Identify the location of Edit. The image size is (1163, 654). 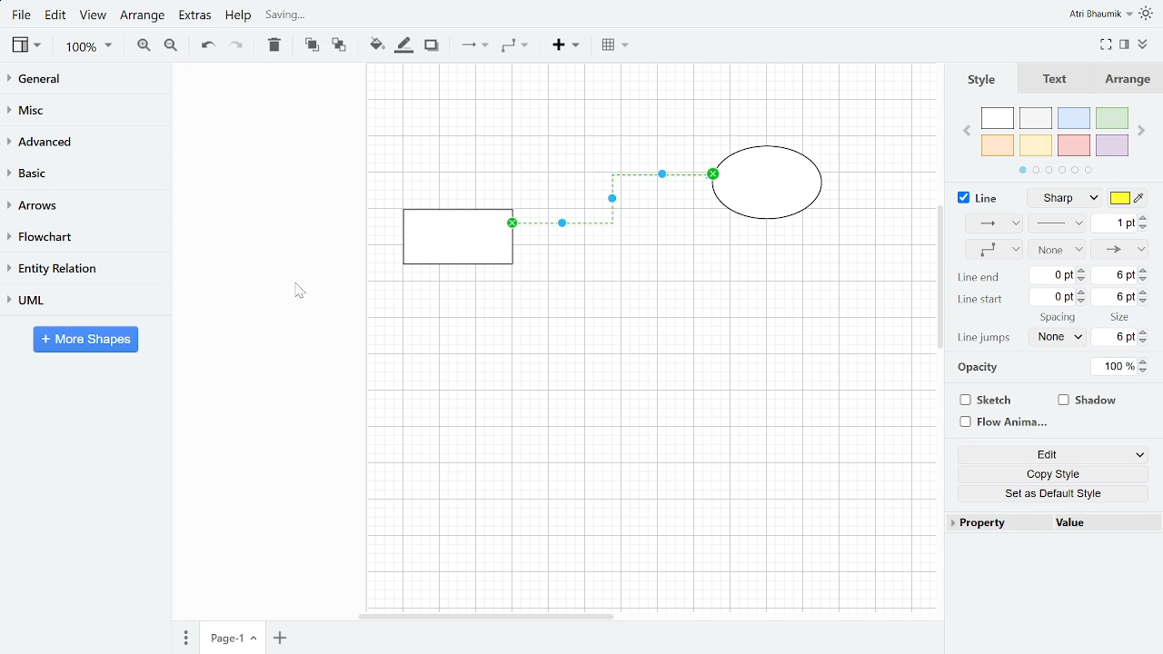
(1047, 453).